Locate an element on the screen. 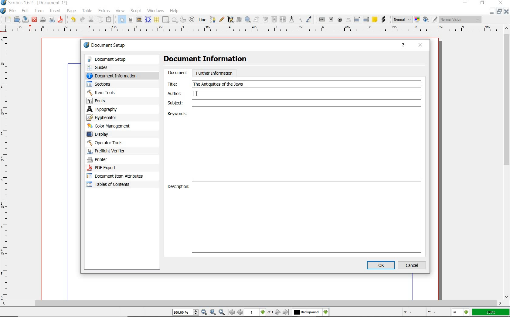  operator tools is located at coordinates (113, 143).